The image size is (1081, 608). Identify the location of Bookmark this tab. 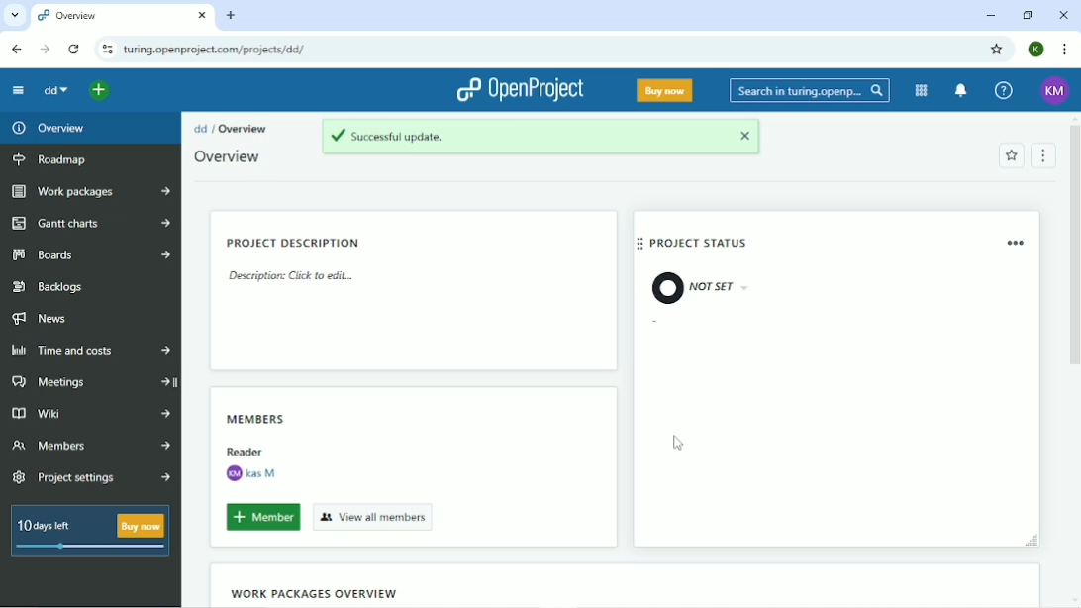
(995, 49).